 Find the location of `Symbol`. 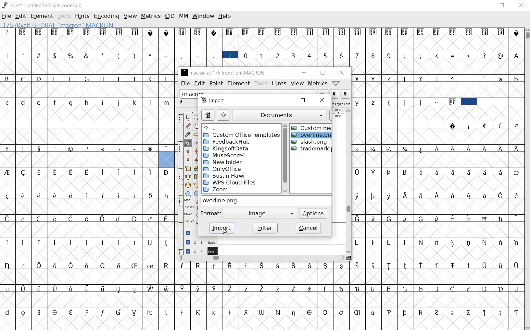

Symbol is located at coordinates (278, 265).